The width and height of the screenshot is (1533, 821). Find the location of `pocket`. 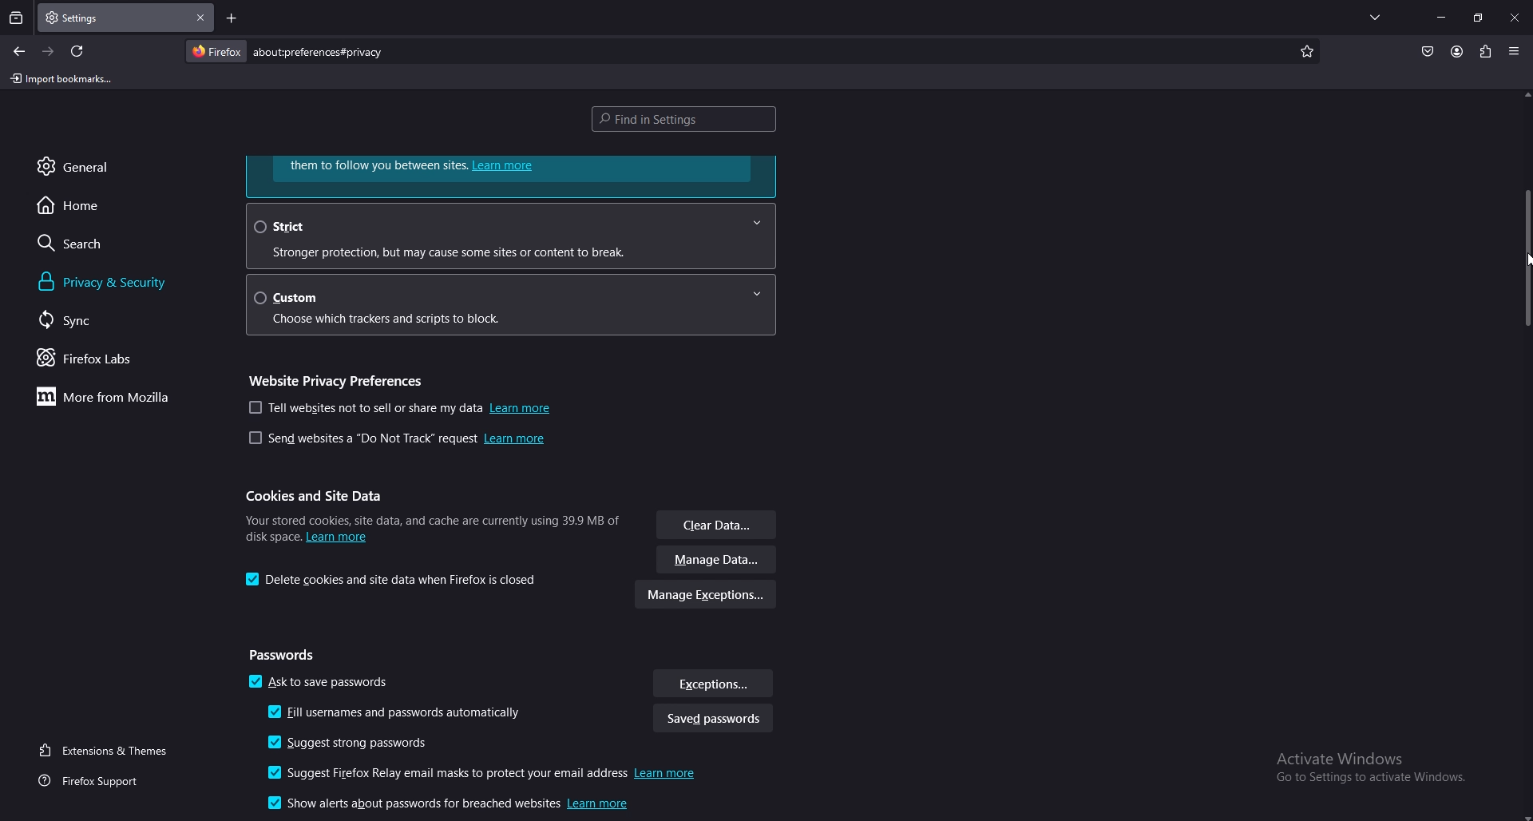

pocket is located at coordinates (1427, 51).